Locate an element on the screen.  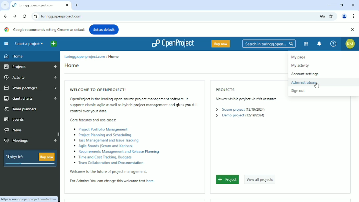
My activity is located at coordinates (301, 65).